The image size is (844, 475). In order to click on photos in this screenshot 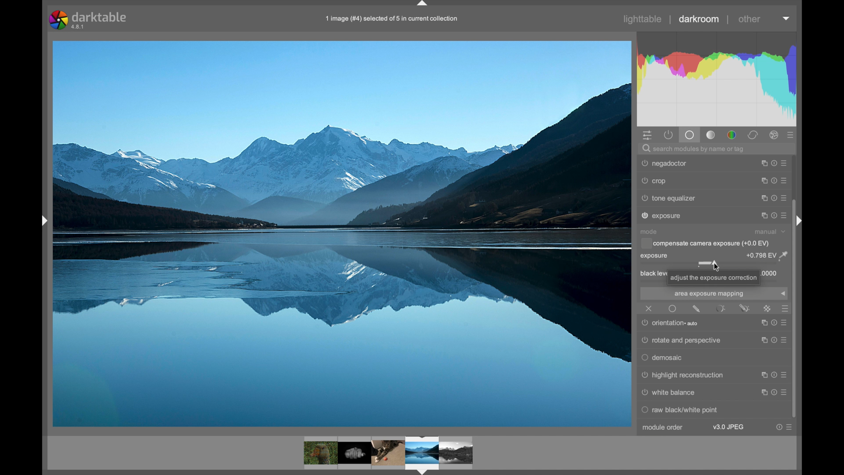, I will do `click(389, 454)`.